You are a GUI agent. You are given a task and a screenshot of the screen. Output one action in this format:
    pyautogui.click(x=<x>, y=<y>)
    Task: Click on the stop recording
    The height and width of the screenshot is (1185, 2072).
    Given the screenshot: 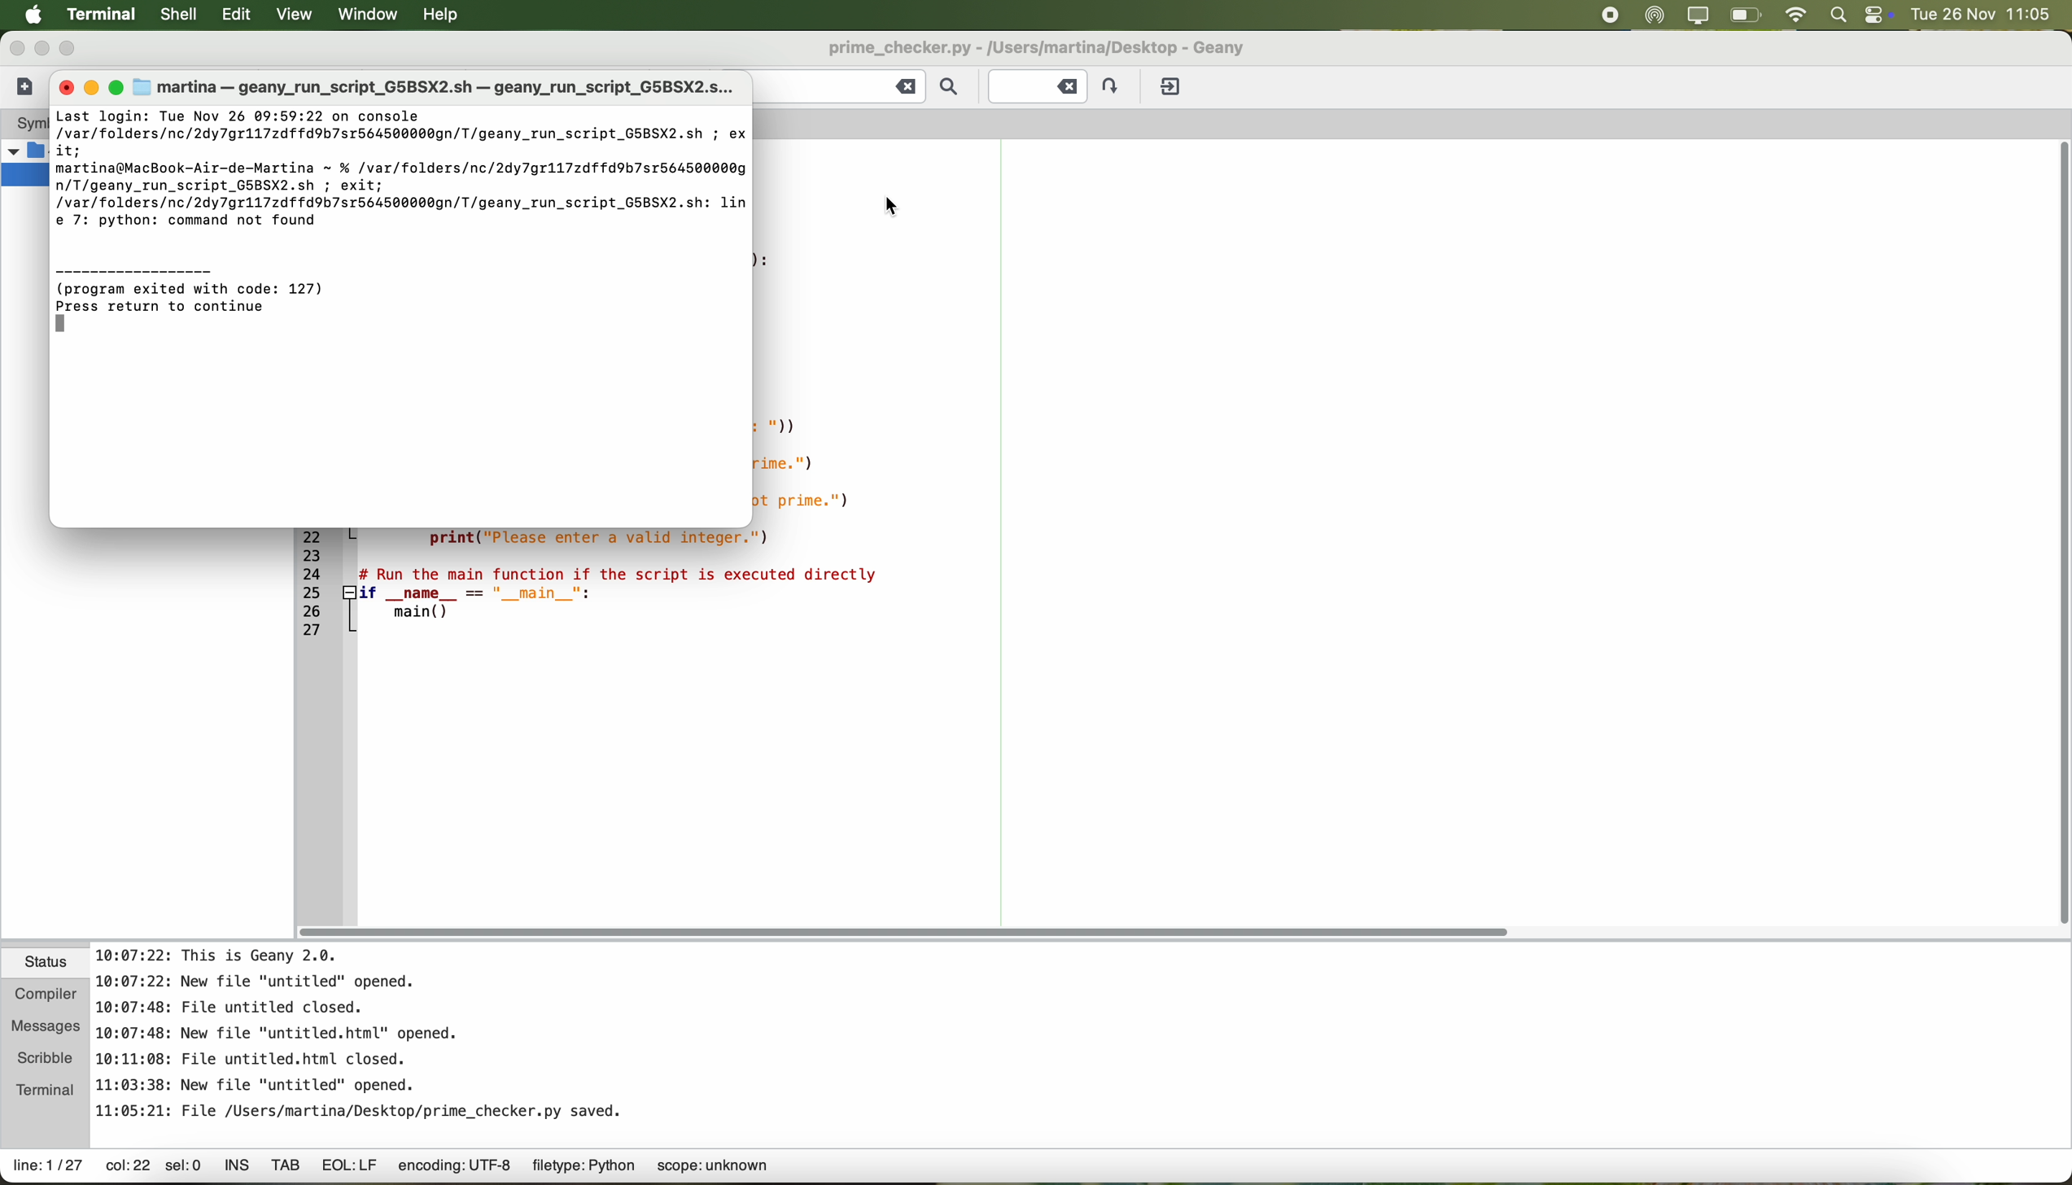 What is the action you would take?
    pyautogui.click(x=1610, y=15)
    